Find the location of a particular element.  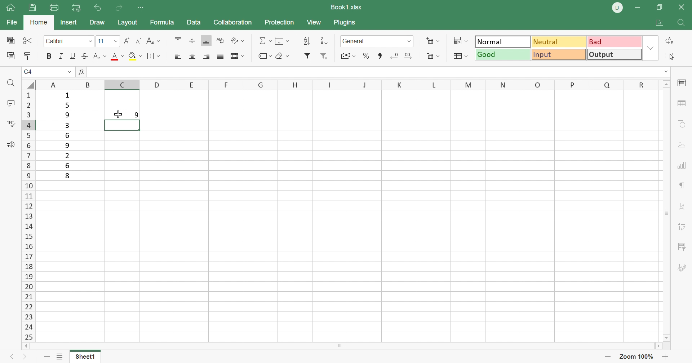

2 is located at coordinates (67, 155).